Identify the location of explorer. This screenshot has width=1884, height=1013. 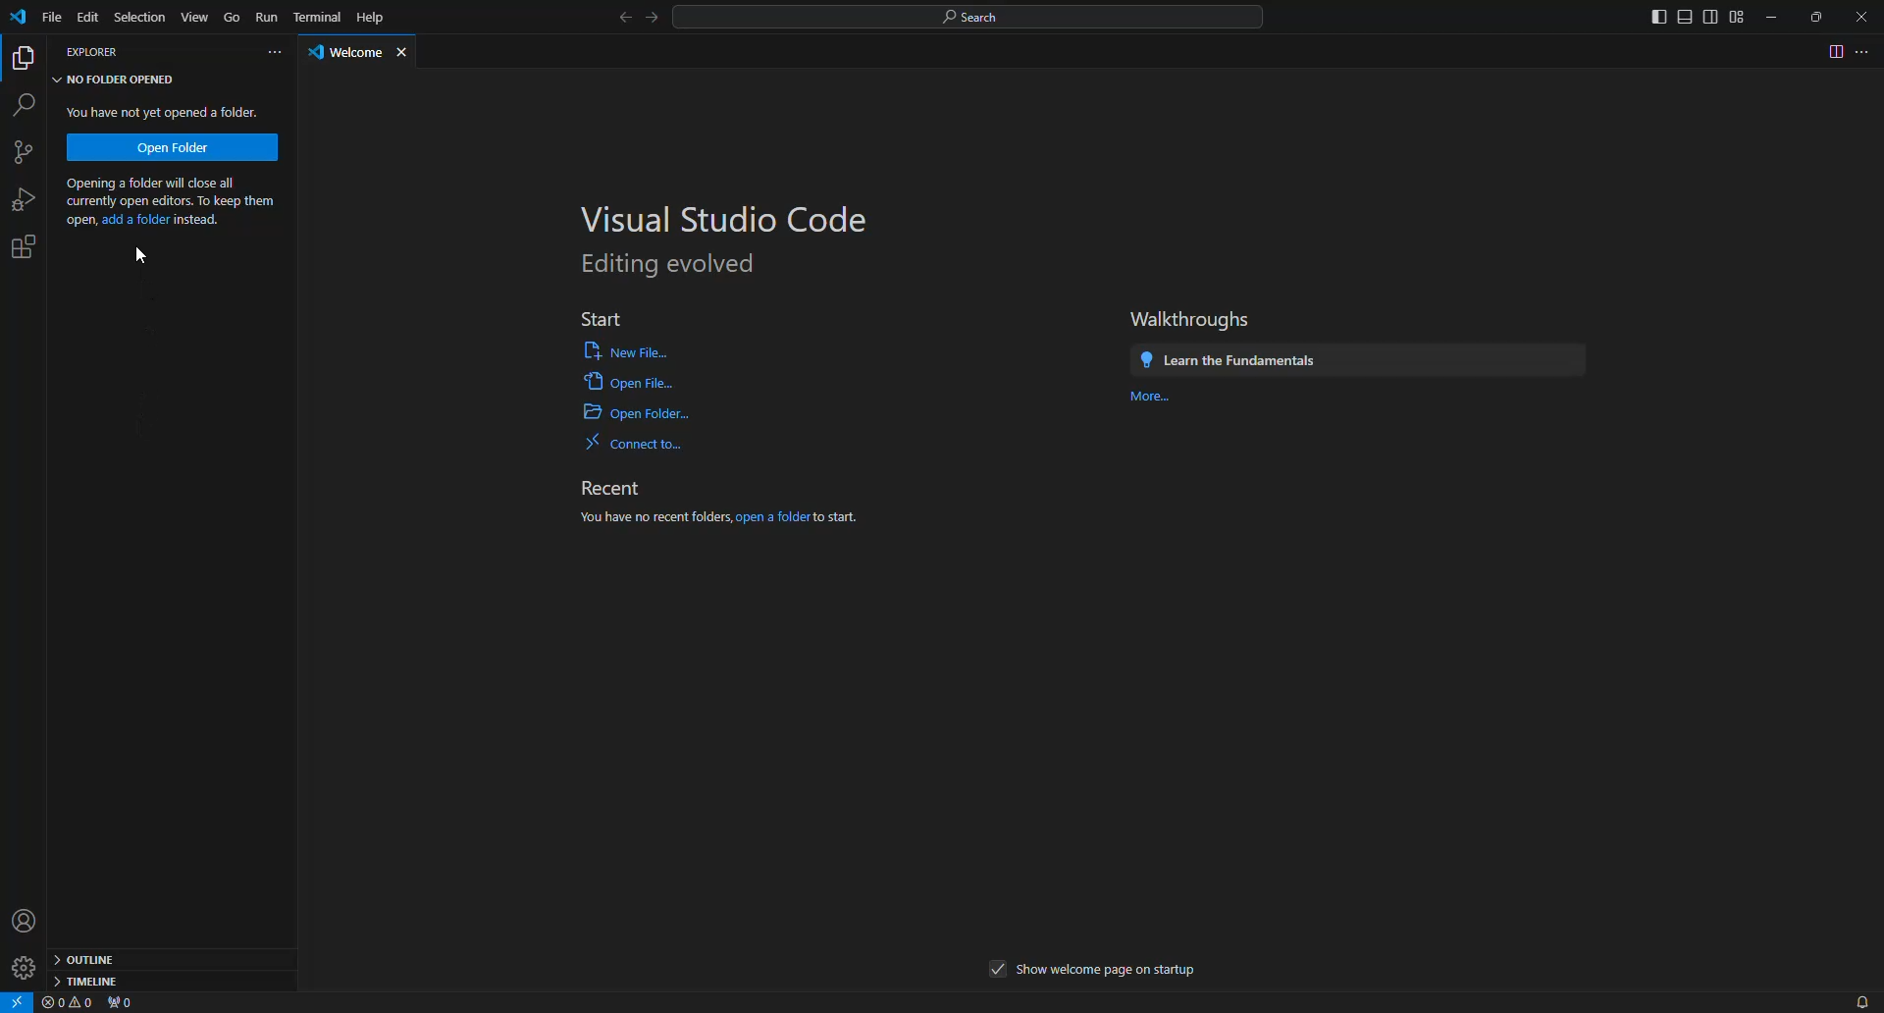
(94, 54).